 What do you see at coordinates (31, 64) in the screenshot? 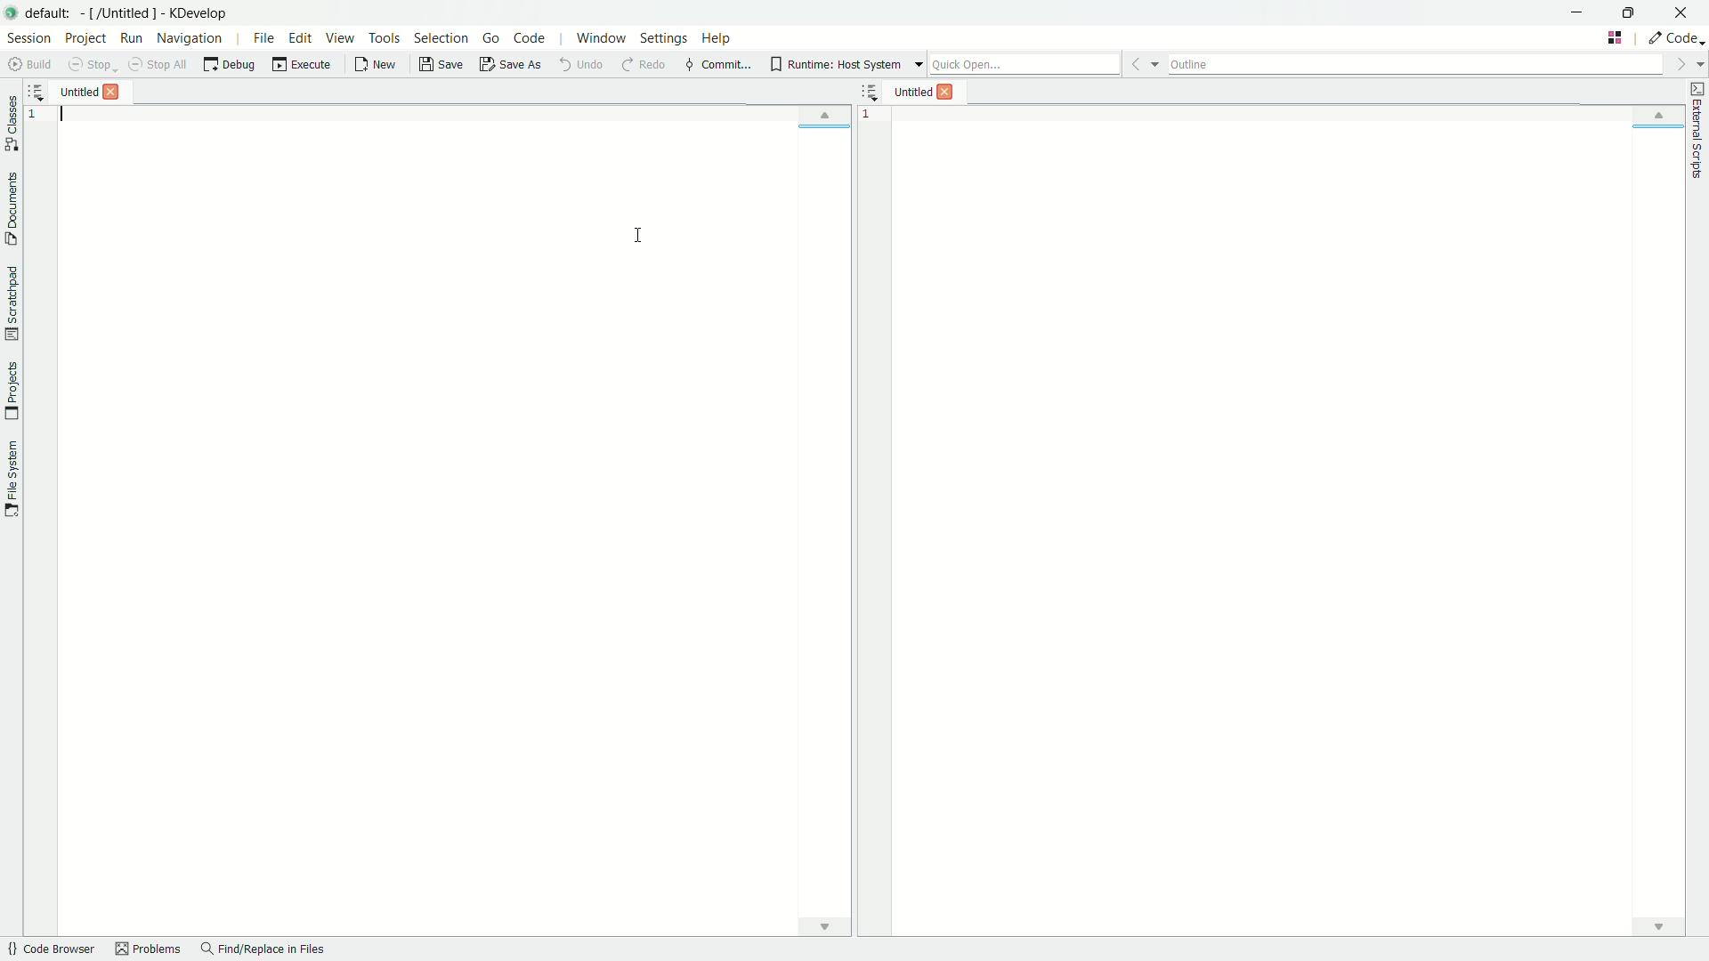
I see `build` at bounding box center [31, 64].